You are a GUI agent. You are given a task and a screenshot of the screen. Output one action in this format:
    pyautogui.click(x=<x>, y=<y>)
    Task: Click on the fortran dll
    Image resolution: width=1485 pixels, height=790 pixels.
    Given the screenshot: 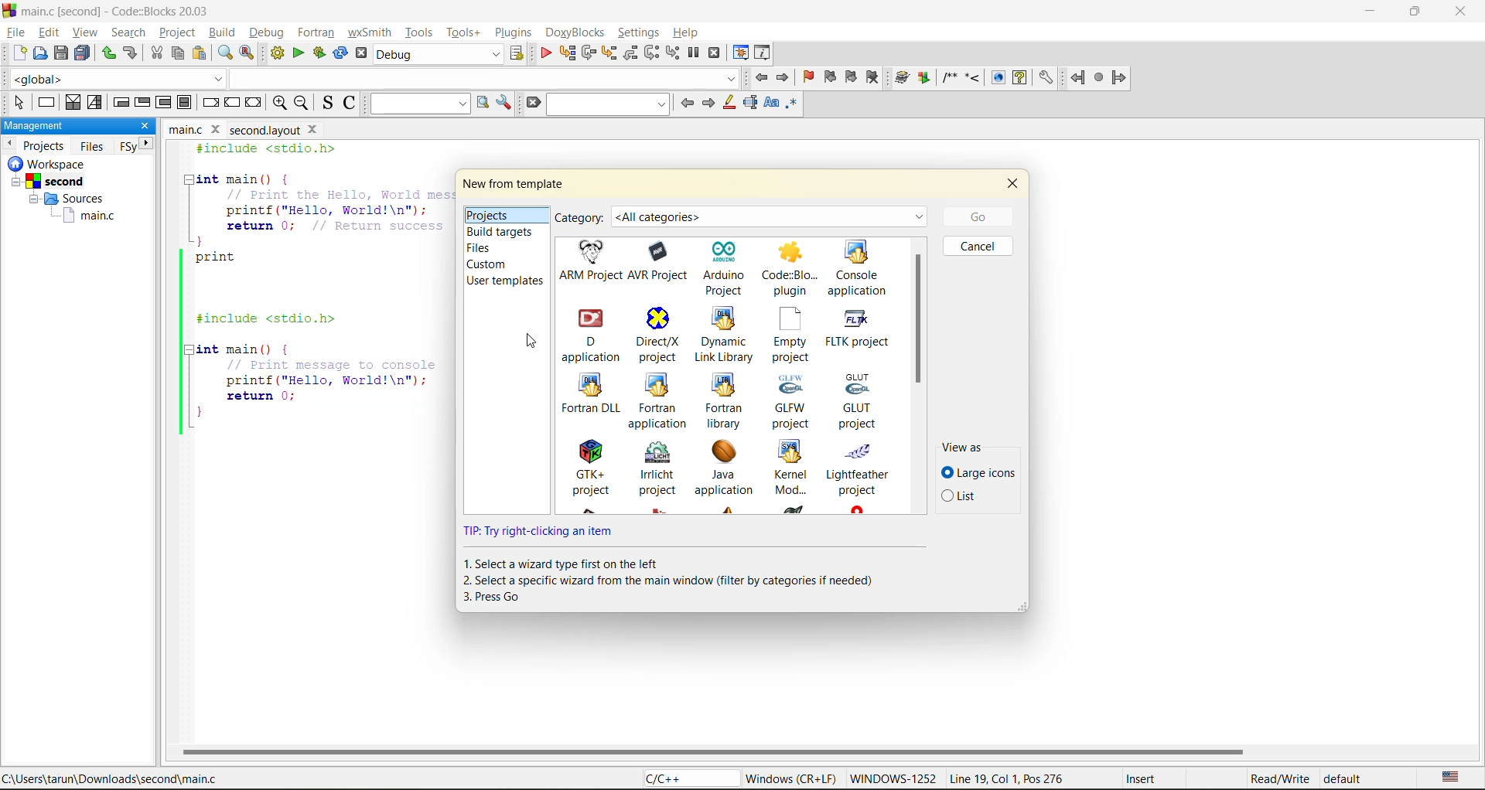 What is the action you would take?
    pyautogui.click(x=592, y=396)
    